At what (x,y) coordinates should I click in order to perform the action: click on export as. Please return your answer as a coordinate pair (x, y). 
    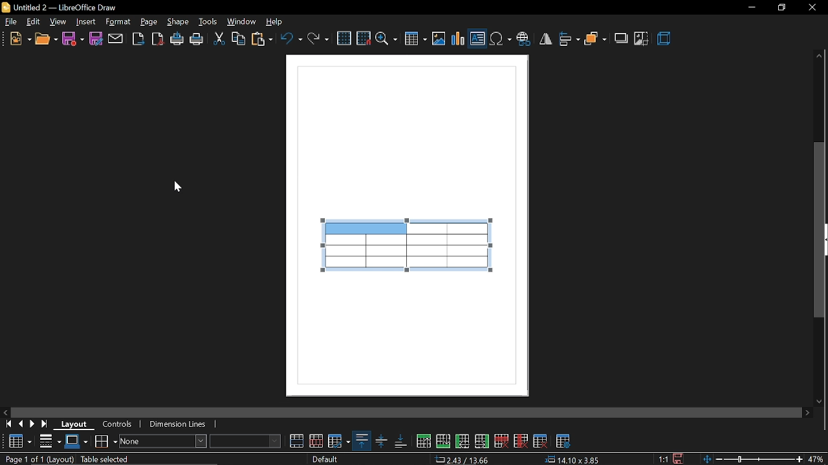
    Looking at the image, I should click on (138, 39).